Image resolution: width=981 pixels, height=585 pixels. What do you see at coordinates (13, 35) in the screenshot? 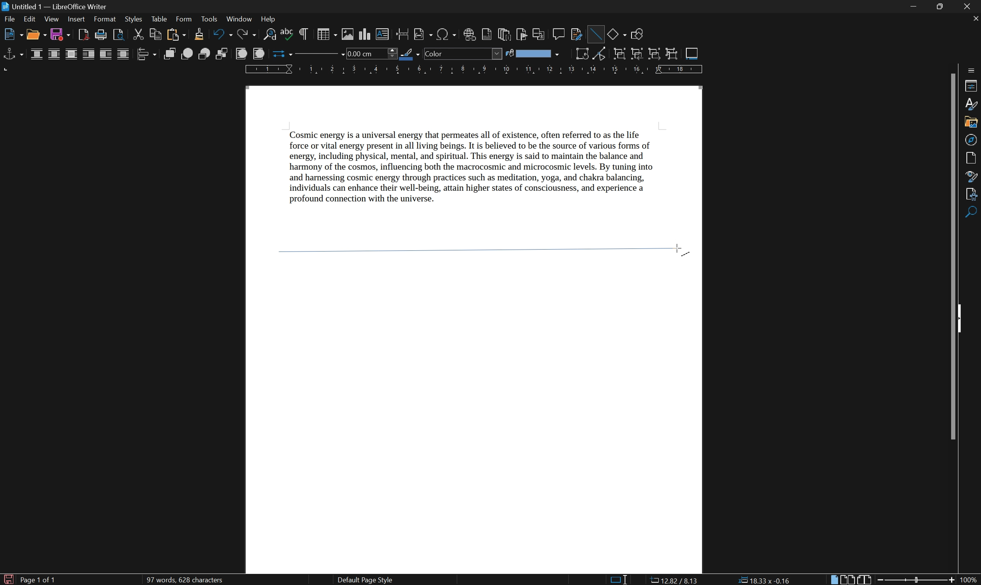
I see `new` at bounding box center [13, 35].